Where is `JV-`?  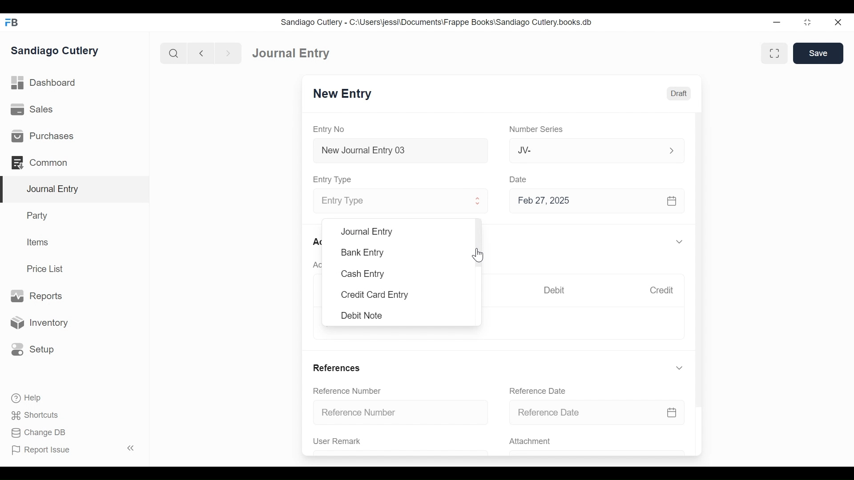
JV- is located at coordinates (580, 150).